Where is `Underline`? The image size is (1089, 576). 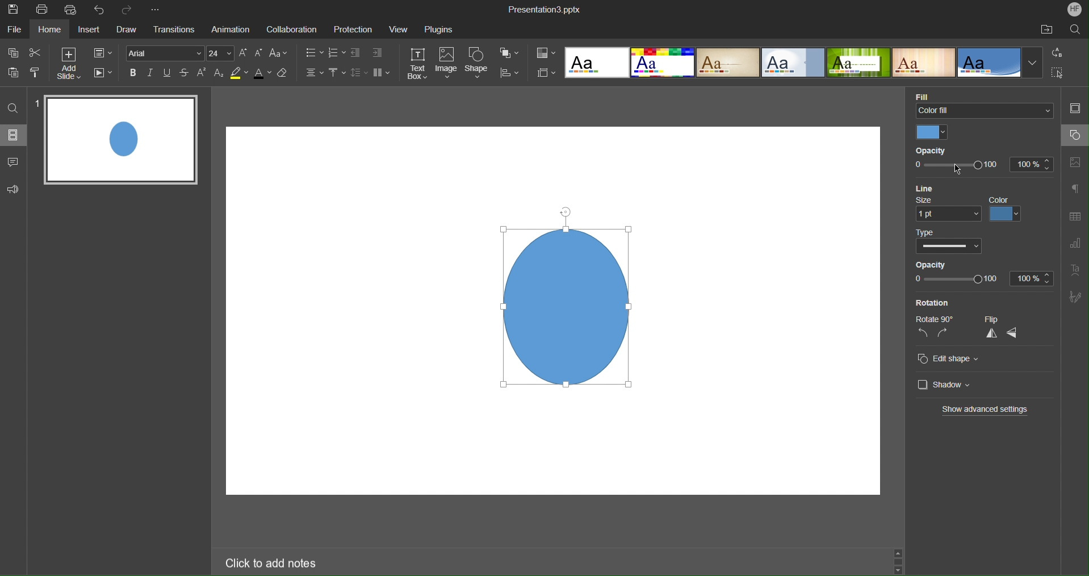 Underline is located at coordinates (167, 74).